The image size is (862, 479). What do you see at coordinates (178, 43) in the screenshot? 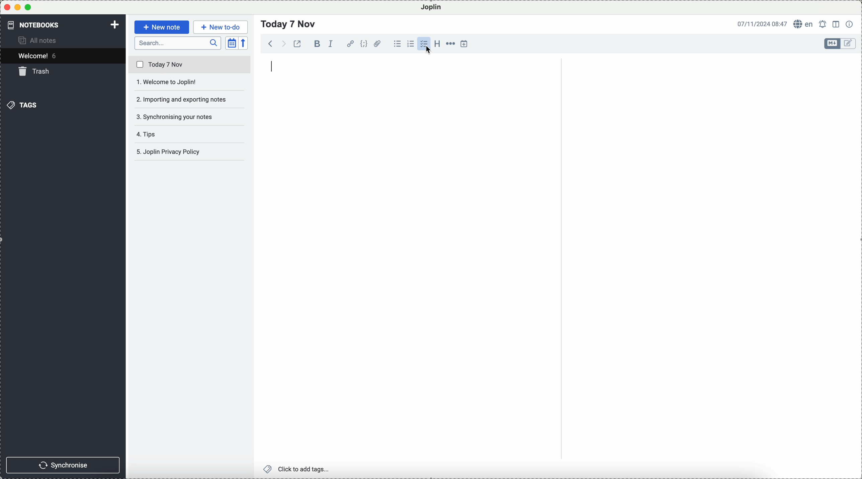
I see `search bar` at bounding box center [178, 43].